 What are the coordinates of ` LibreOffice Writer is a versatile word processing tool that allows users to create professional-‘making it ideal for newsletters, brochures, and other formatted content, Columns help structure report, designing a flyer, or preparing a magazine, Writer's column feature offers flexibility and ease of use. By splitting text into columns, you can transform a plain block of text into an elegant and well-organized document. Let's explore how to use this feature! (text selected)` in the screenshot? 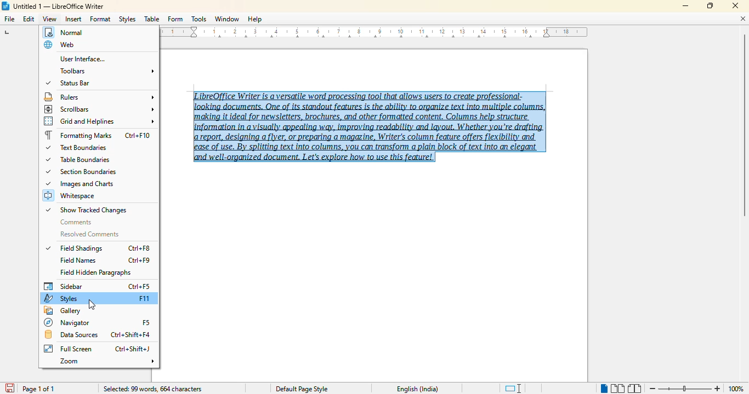 It's located at (371, 129).